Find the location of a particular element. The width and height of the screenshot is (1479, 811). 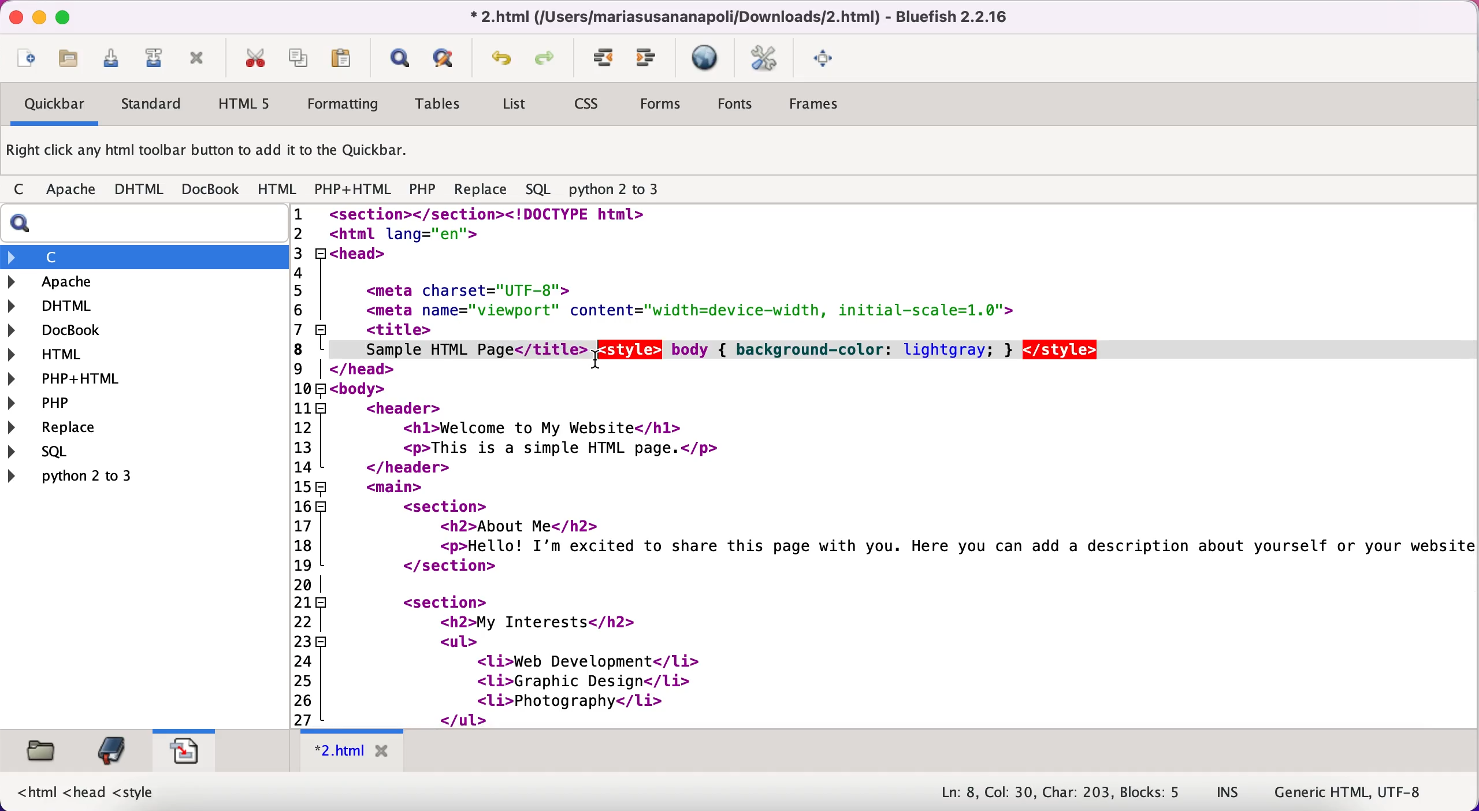

html is located at coordinates (278, 190).